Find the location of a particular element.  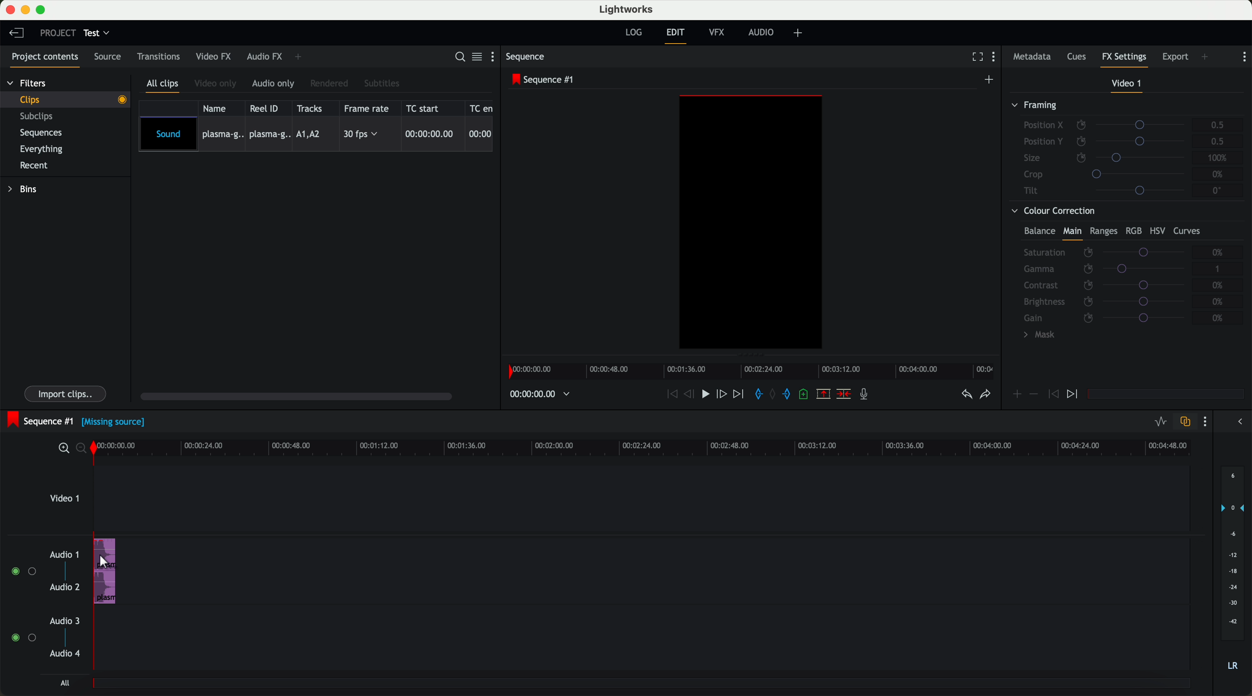

move backward is located at coordinates (670, 395).